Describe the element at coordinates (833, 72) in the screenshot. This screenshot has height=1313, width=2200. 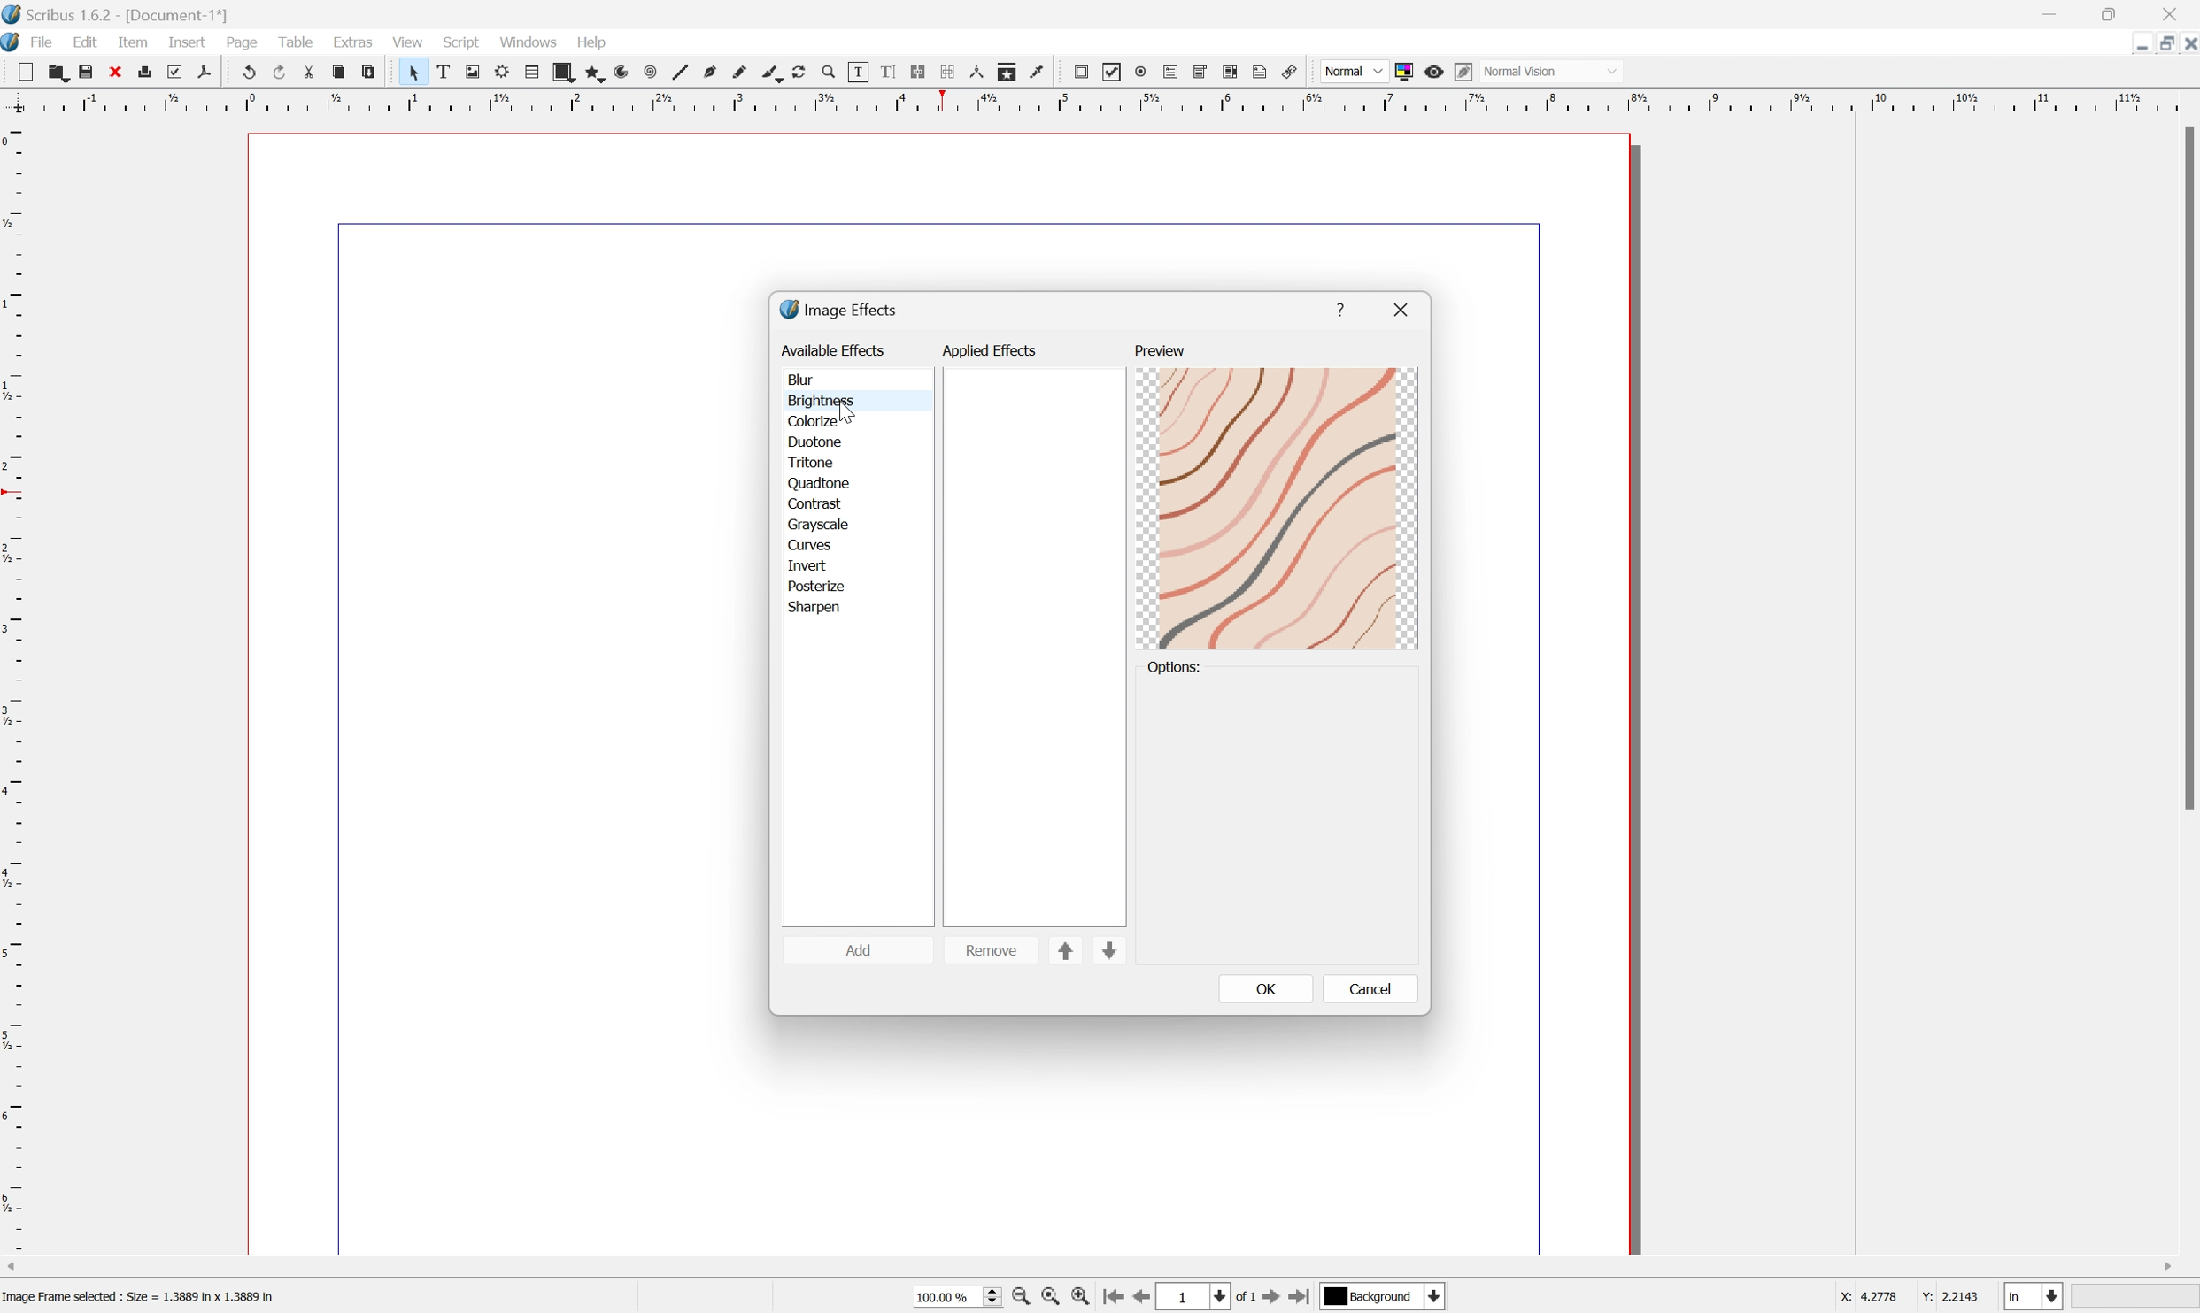
I see `Zoom in or out` at that location.